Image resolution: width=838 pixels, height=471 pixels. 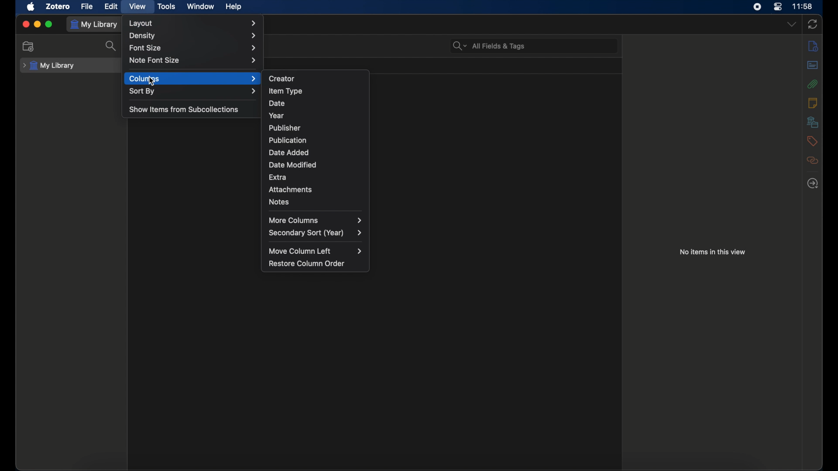 What do you see at coordinates (812, 140) in the screenshot?
I see `tags` at bounding box center [812, 140].